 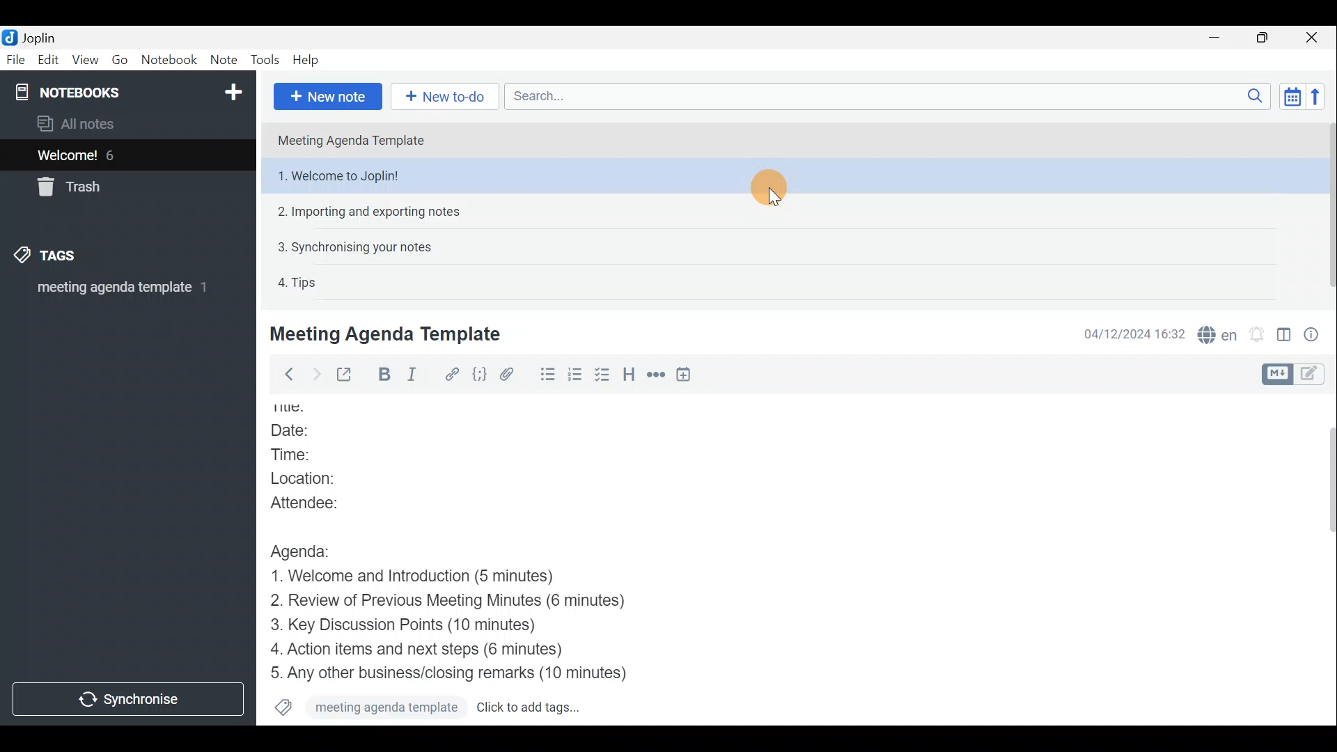 What do you see at coordinates (1290, 95) in the screenshot?
I see `Toggle sort order` at bounding box center [1290, 95].